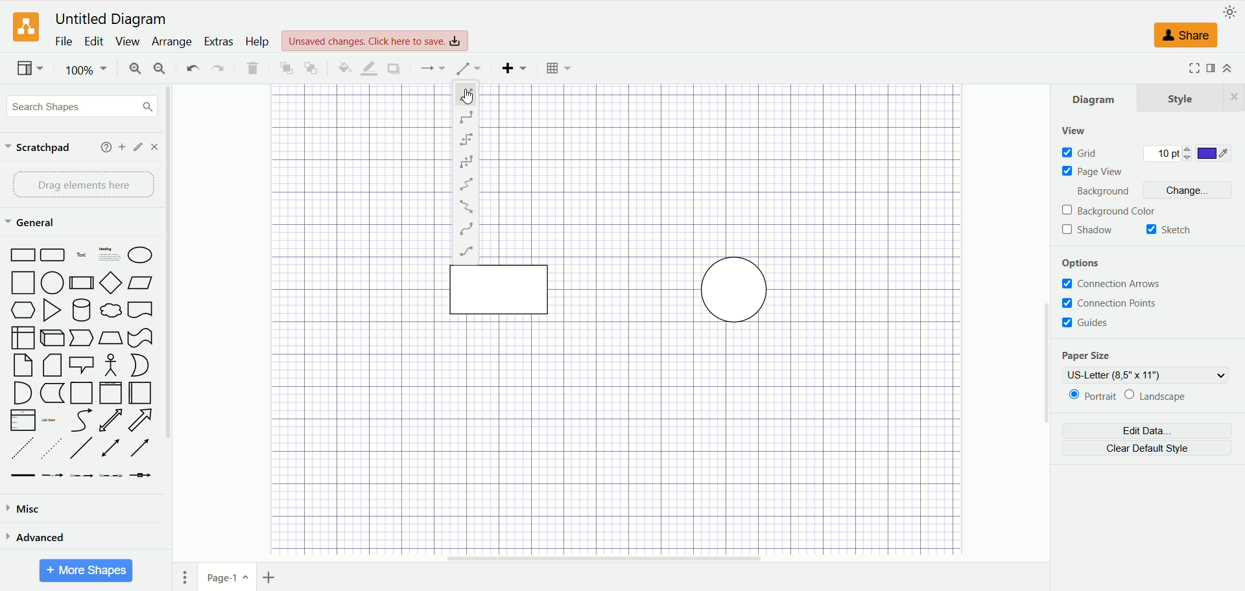  What do you see at coordinates (112, 310) in the screenshot?
I see `Thought Bubble` at bounding box center [112, 310].